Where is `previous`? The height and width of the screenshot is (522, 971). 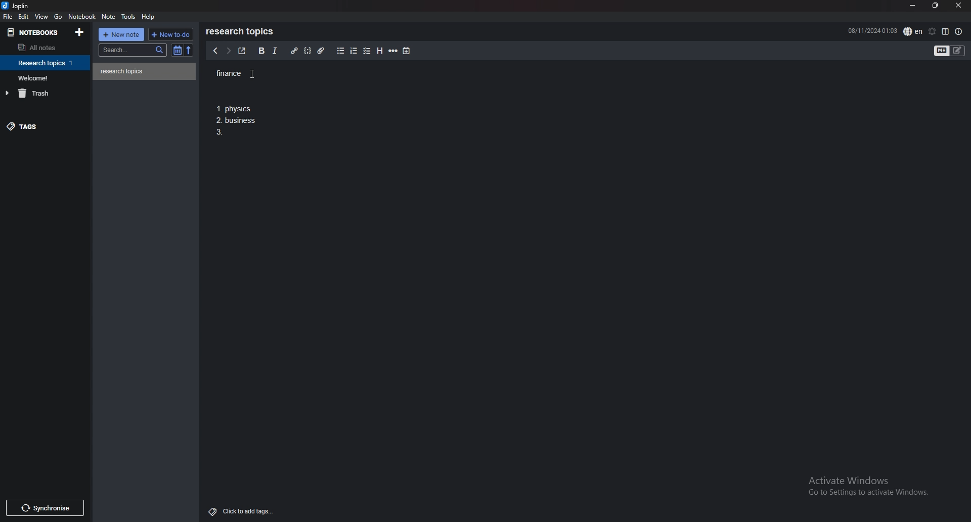 previous is located at coordinates (215, 52).